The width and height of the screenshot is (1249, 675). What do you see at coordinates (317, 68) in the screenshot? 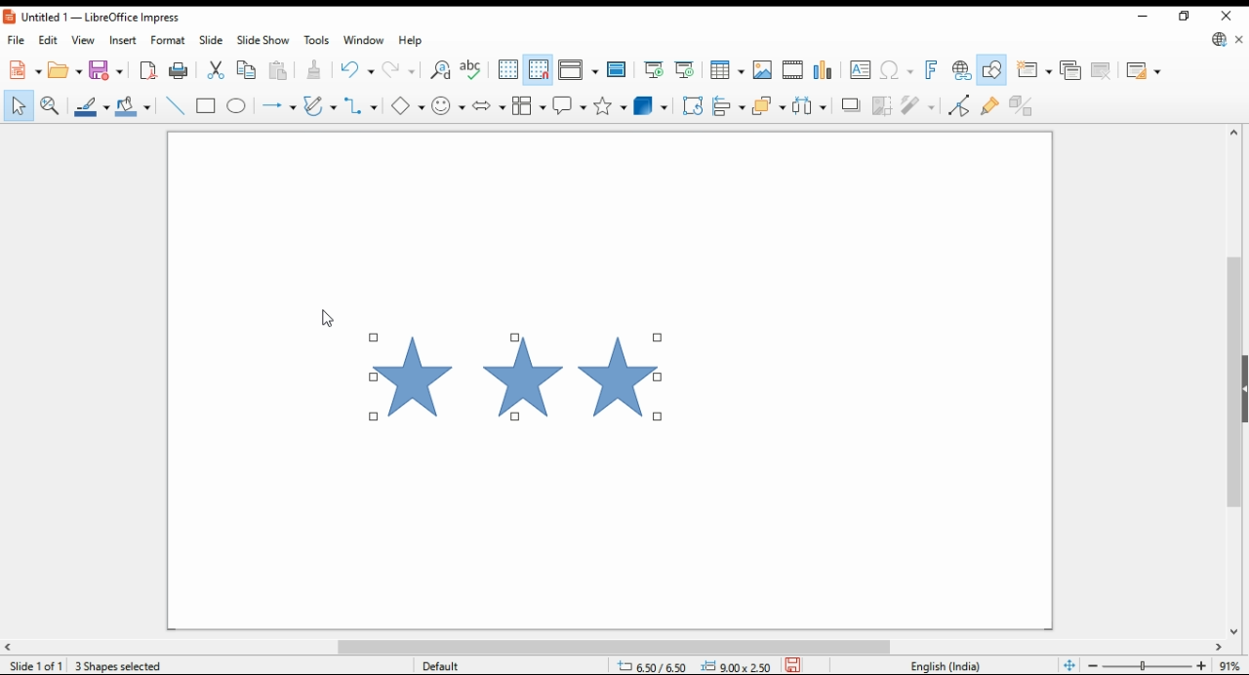
I see `paste` at bounding box center [317, 68].